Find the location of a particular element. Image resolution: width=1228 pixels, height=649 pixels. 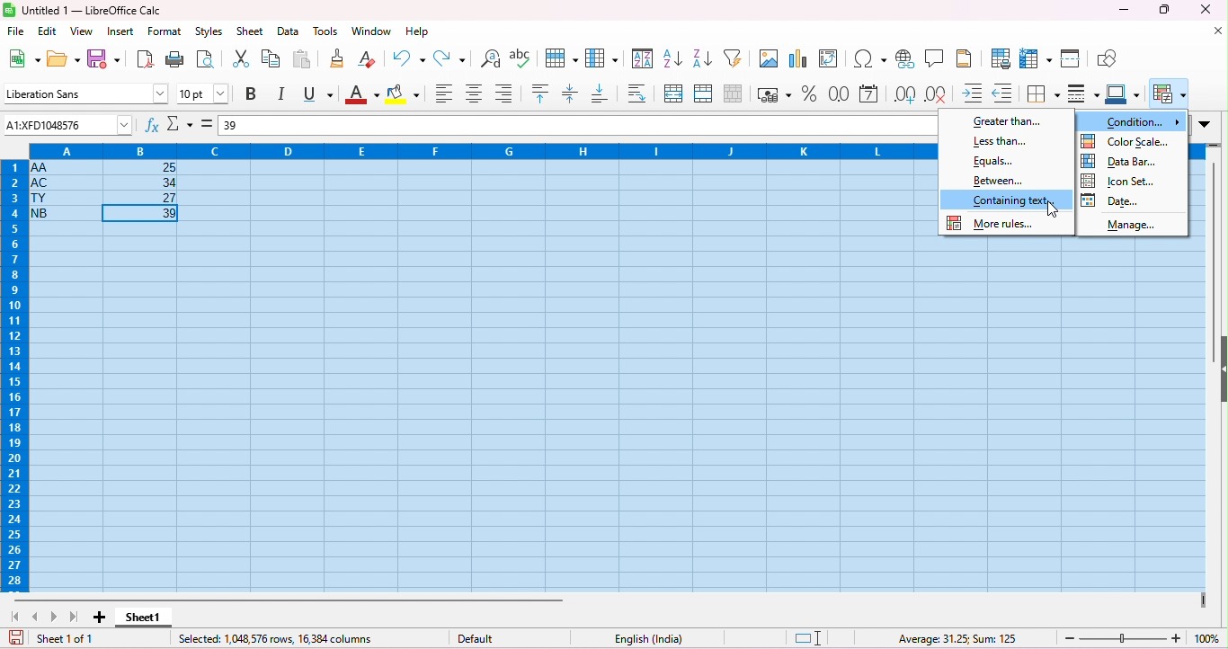

selected cell number is located at coordinates (69, 124).